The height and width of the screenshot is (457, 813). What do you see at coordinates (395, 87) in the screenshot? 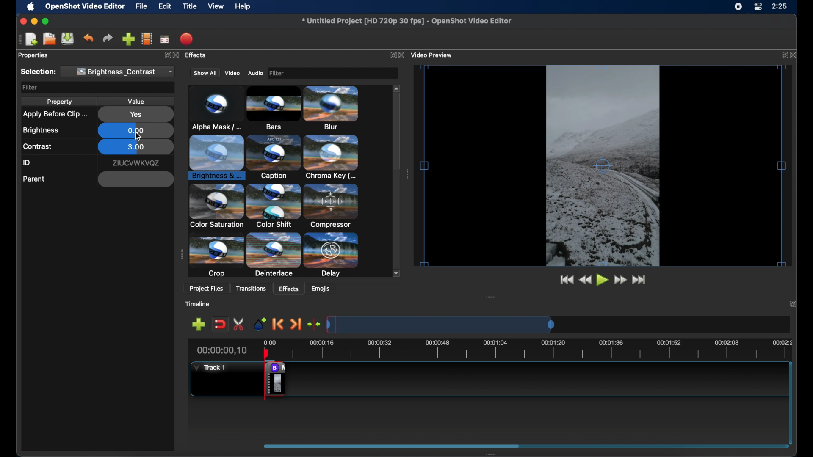
I see `scroll up arrow` at bounding box center [395, 87].